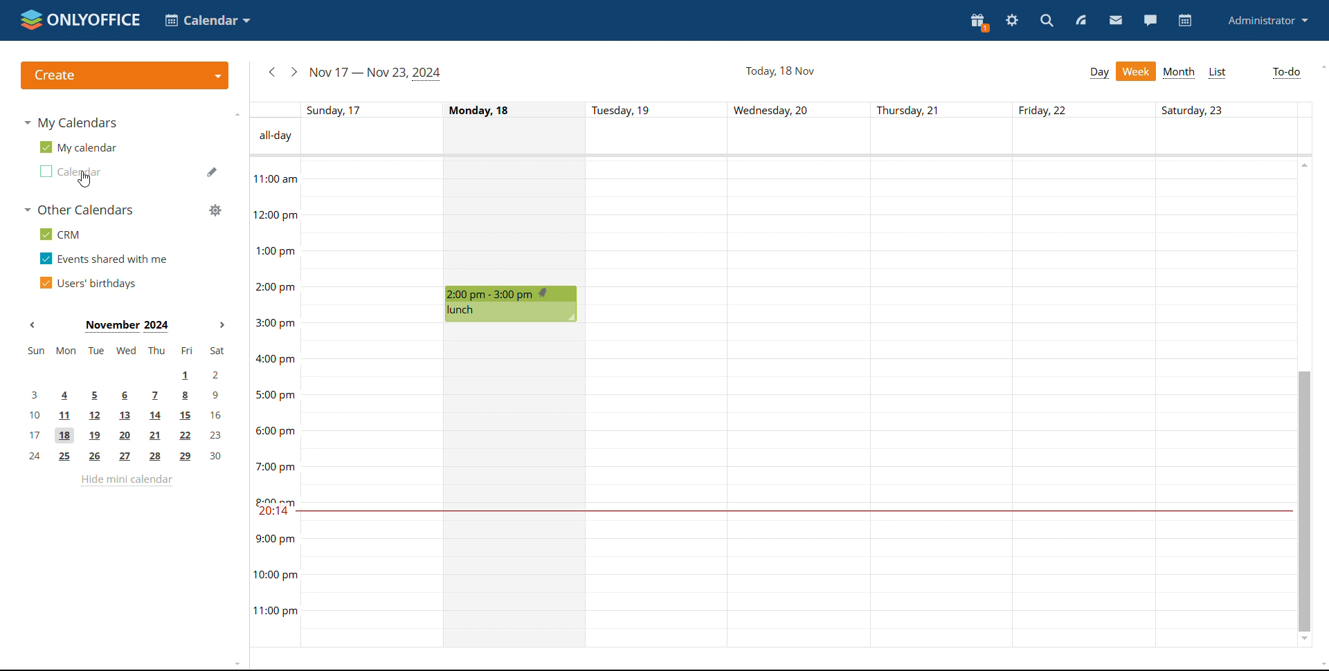 The width and height of the screenshot is (1329, 671). I want to click on week view, so click(1136, 71).